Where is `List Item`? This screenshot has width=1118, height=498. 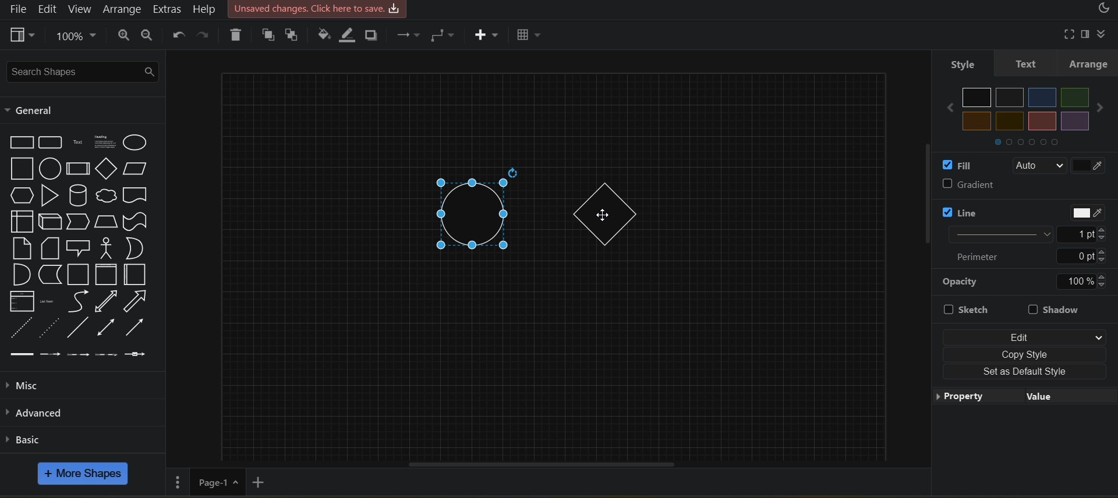 List Item is located at coordinates (48, 300).